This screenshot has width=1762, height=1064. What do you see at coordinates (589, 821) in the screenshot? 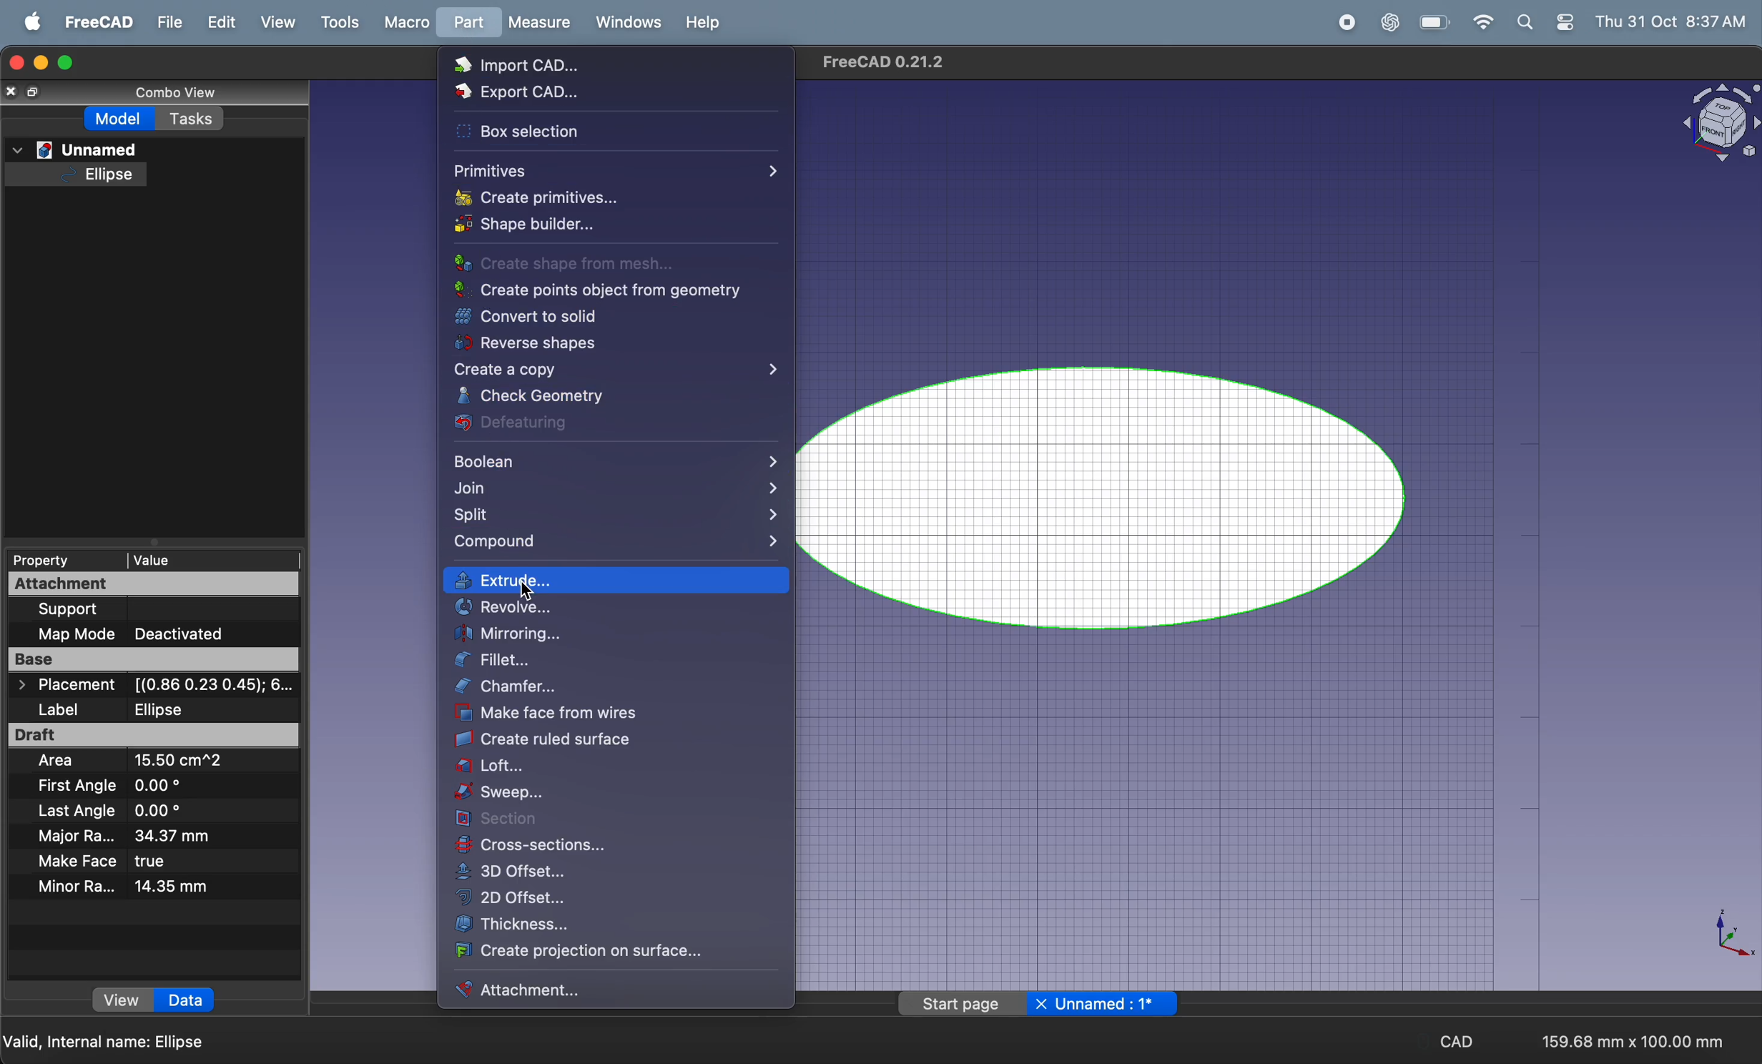
I see `section` at bounding box center [589, 821].